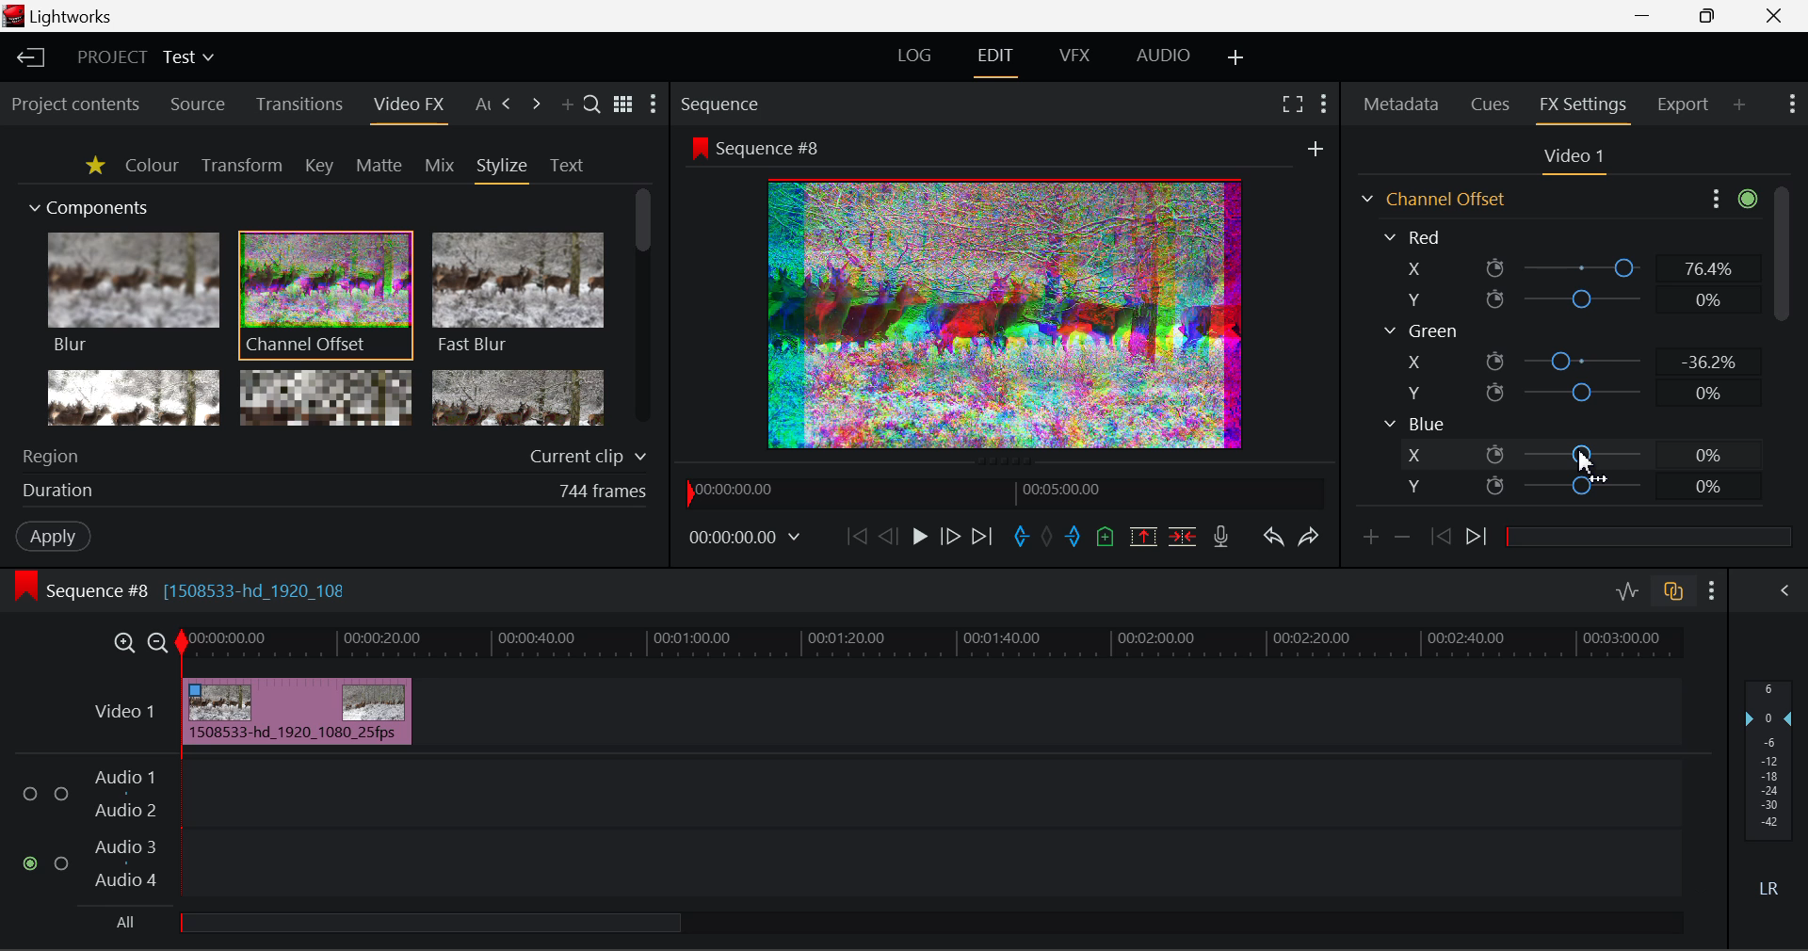  Describe the element at coordinates (1416, 235) in the screenshot. I see `Red` at that location.